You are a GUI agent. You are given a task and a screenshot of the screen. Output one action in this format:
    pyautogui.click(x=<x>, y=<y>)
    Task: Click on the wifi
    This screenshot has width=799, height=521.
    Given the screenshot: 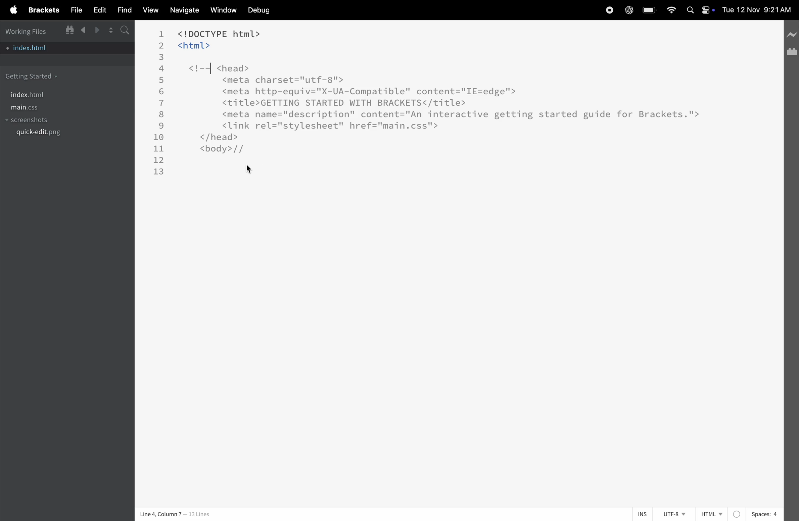 What is the action you would take?
    pyautogui.click(x=670, y=9)
    